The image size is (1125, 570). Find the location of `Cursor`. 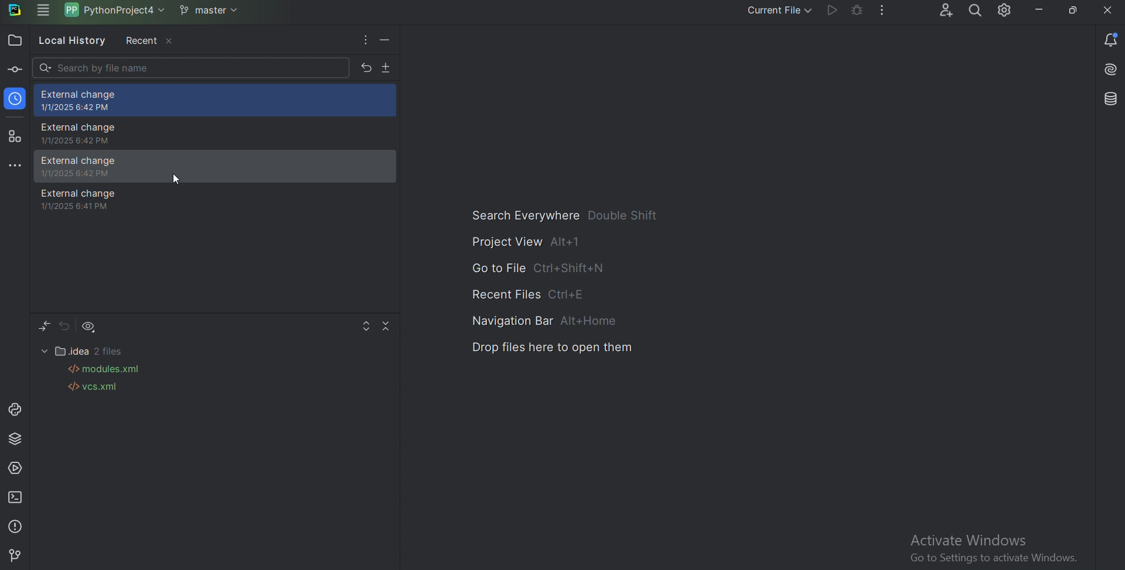

Cursor is located at coordinates (177, 180).